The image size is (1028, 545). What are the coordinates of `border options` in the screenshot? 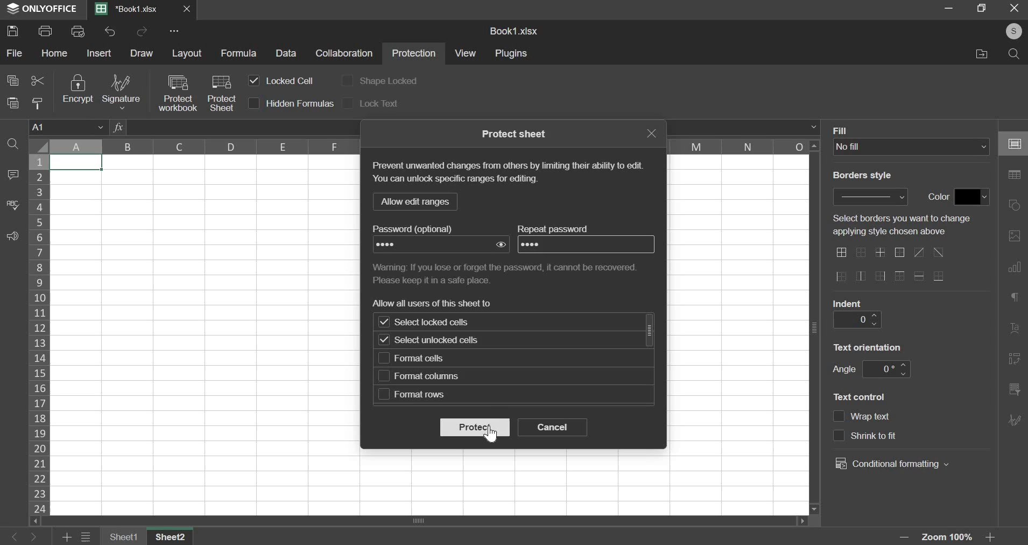 It's located at (841, 277).